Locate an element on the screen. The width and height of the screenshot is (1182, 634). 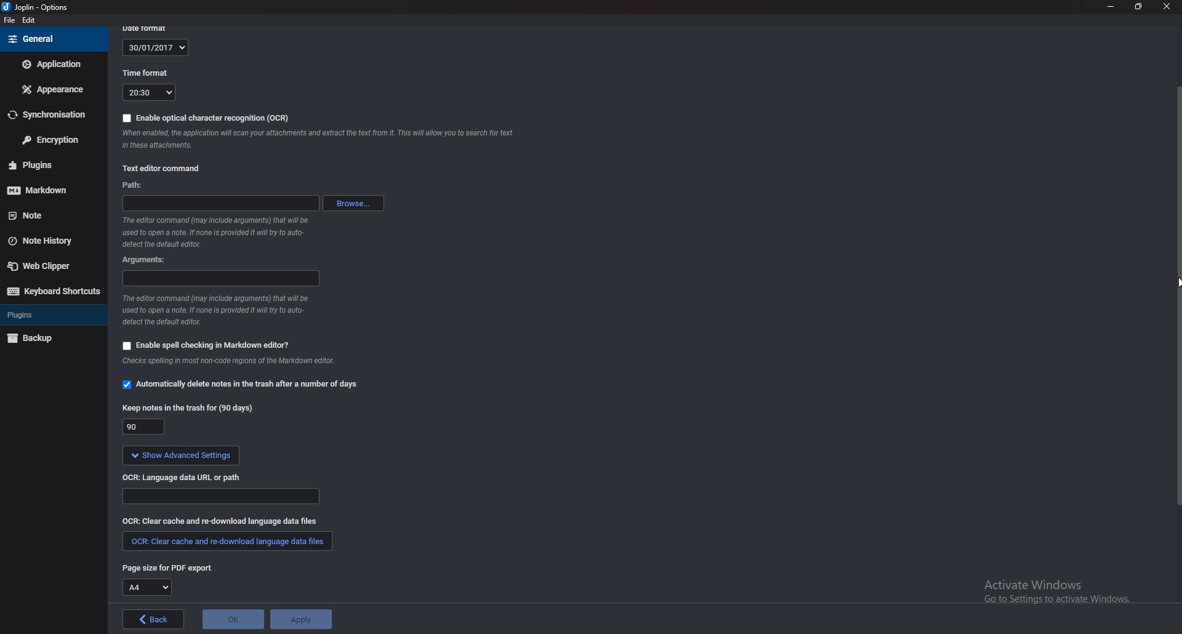
path is located at coordinates (137, 186).